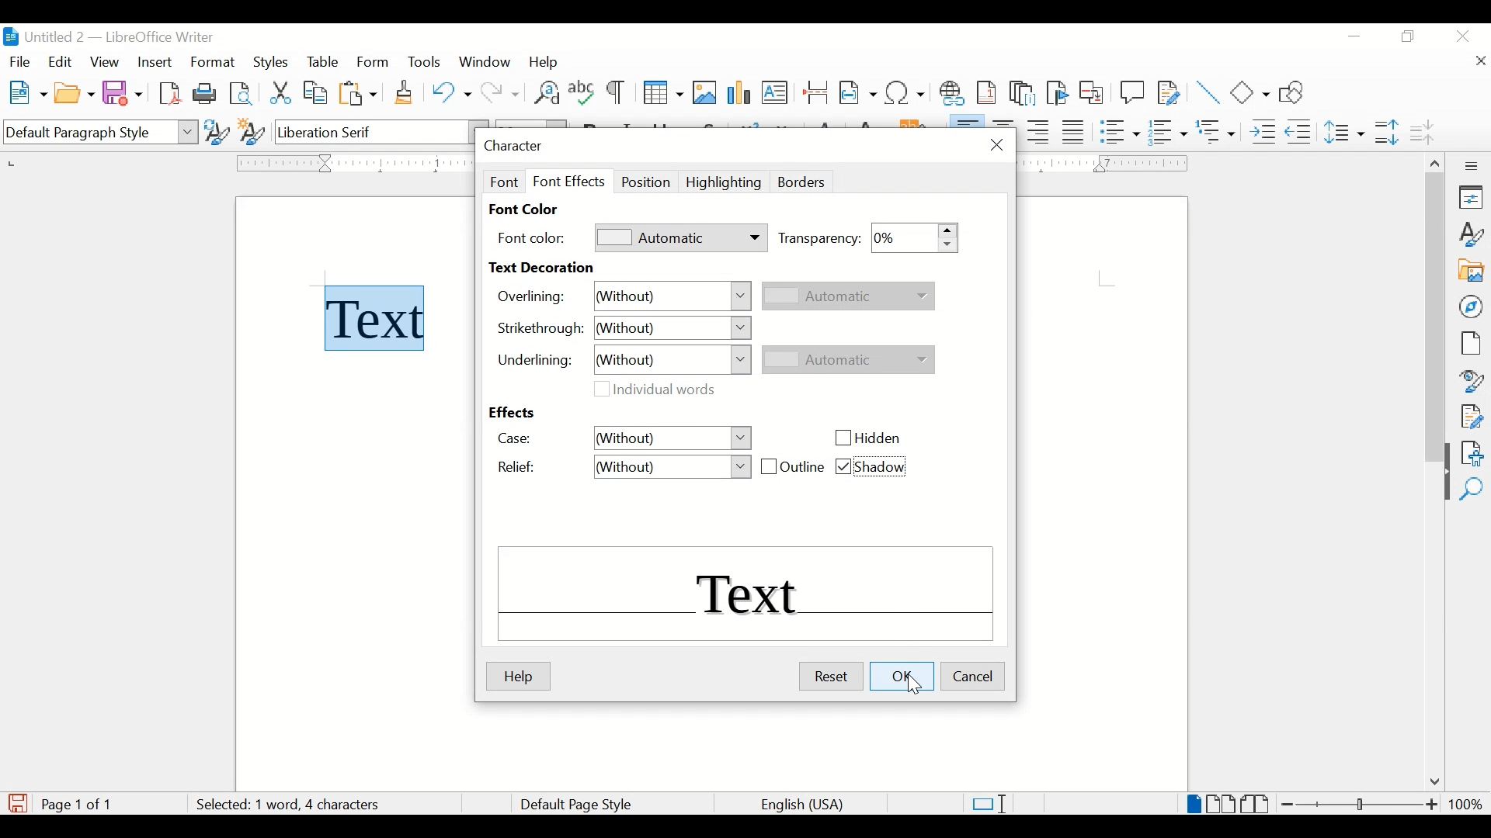  Describe the element at coordinates (61, 61) in the screenshot. I see `edit` at that location.